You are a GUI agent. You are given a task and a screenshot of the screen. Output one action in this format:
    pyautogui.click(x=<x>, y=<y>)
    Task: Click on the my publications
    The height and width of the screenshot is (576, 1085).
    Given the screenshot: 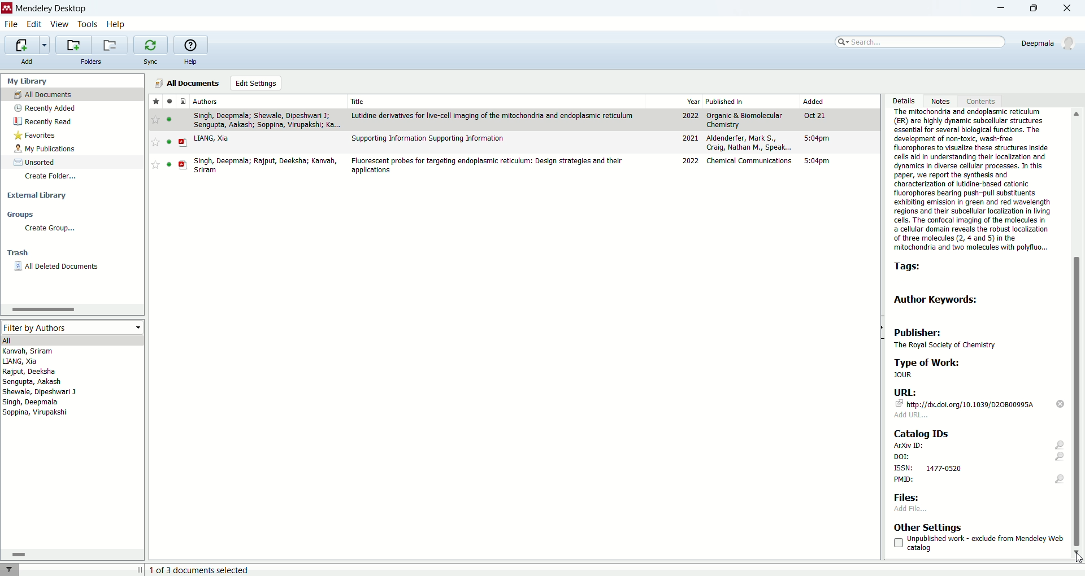 What is the action you would take?
    pyautogui.click(x=46, y=149)
    